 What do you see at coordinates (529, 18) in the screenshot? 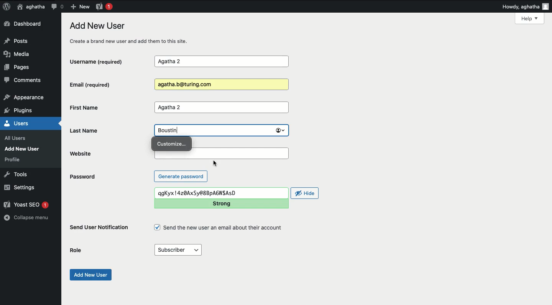
I see `Help` at bounding box center [529, 18].